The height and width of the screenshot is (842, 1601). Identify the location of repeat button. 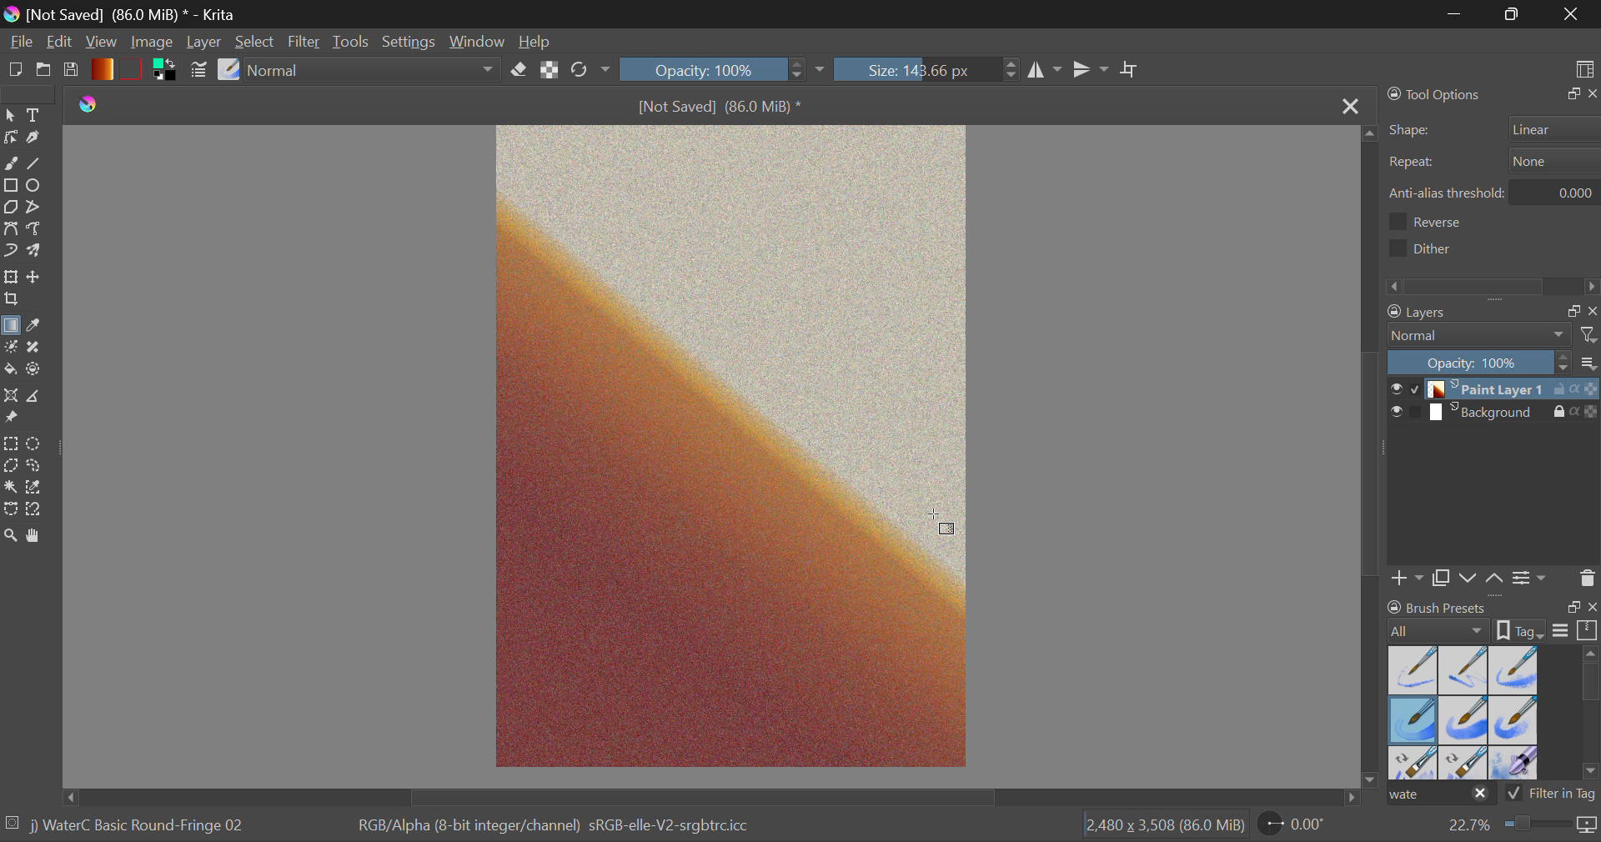
(1550, 161).